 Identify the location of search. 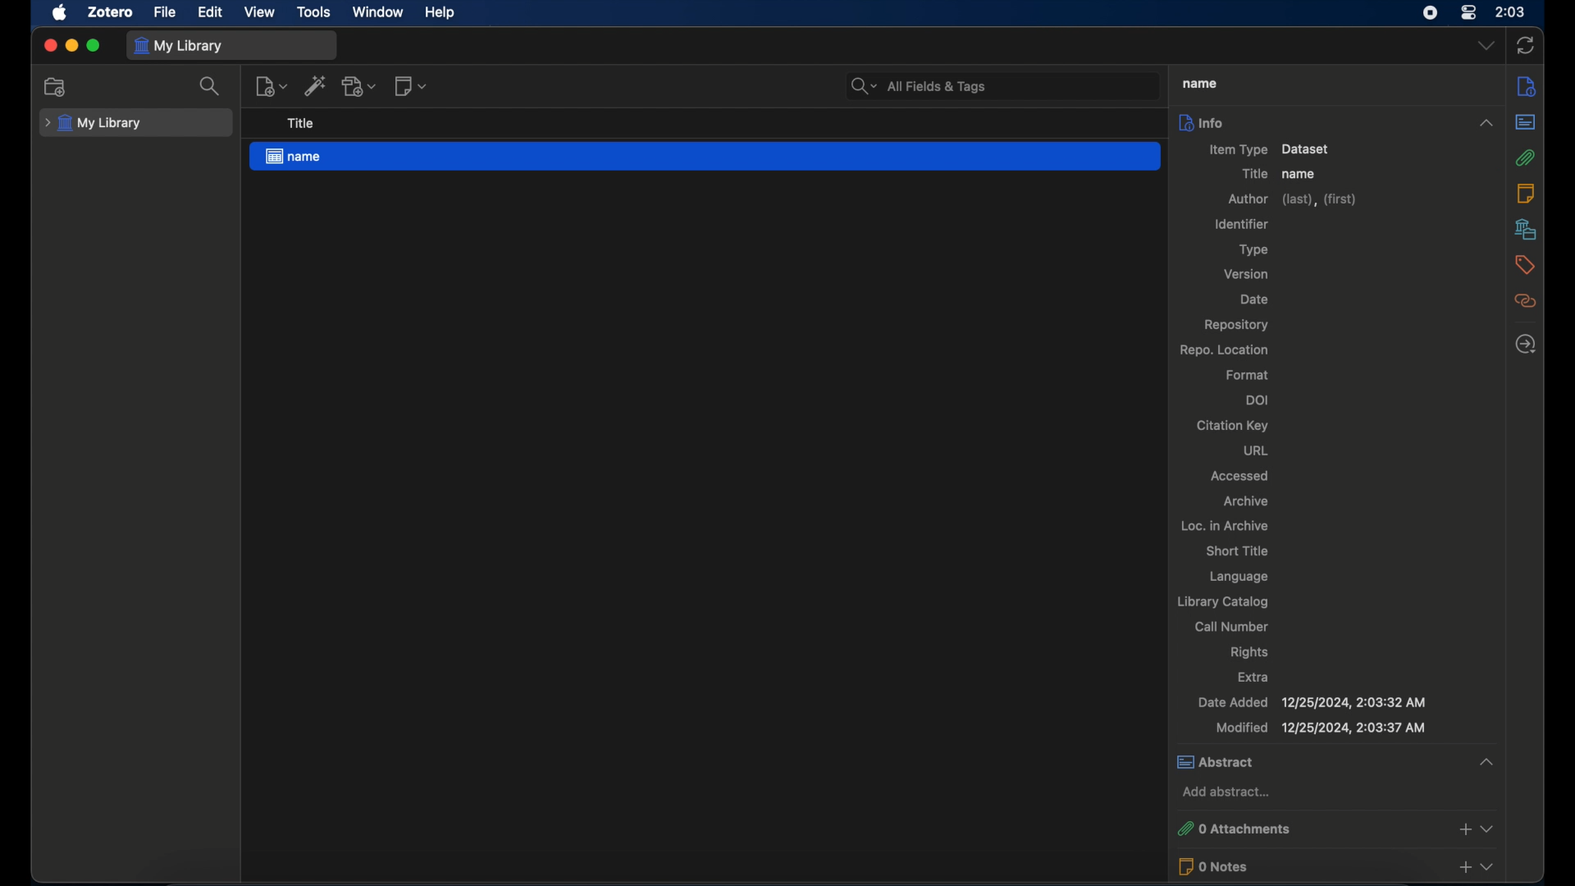
(212, 87).